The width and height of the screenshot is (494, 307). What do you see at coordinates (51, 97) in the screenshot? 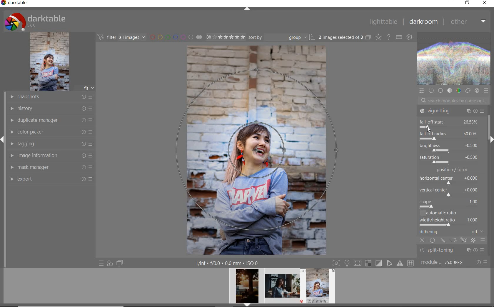
I see `snapshots` at bounding box center [51, 97].